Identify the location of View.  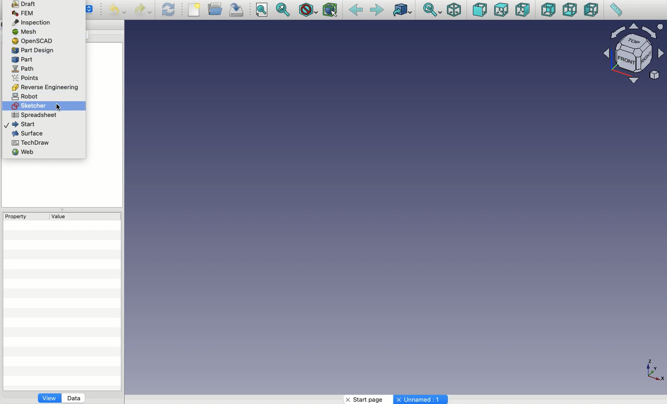
(49, 399).